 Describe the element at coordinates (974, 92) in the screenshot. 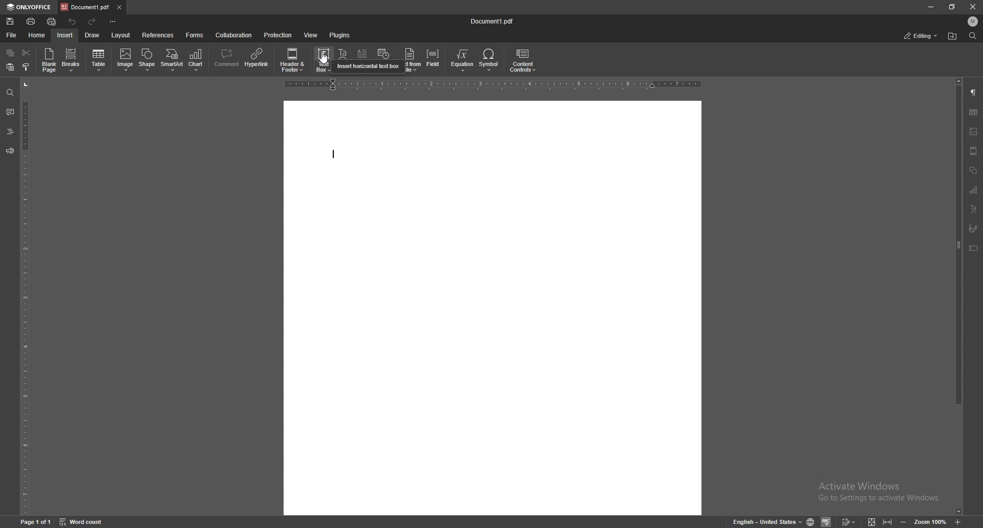

I see `paragraph` at that location.